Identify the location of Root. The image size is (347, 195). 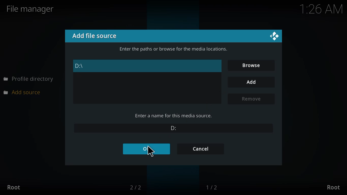
(335, 187).